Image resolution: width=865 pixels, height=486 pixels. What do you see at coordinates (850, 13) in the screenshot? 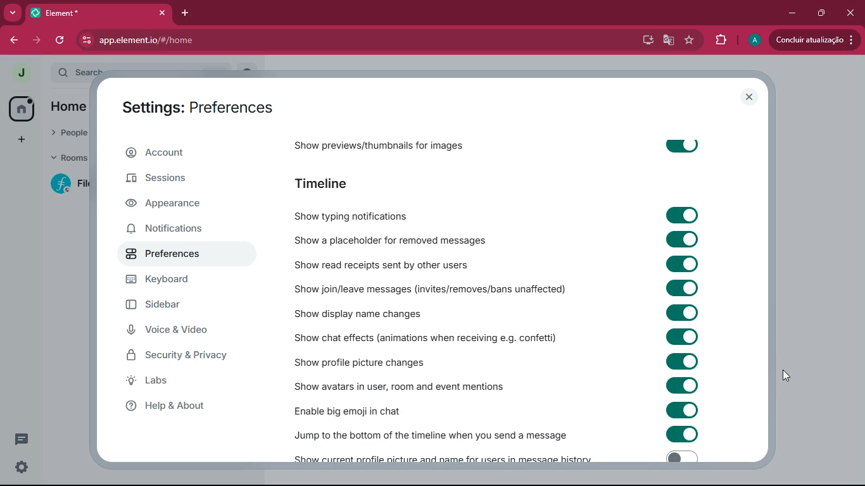
I see `close` at bounding box center [850, 13].